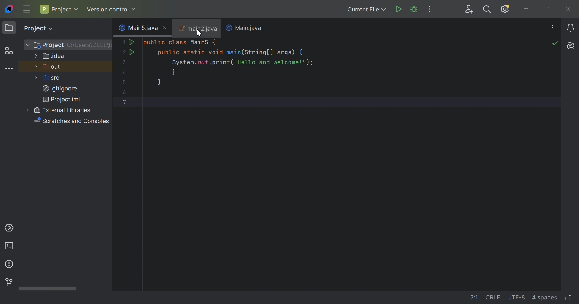 The width and height of the screenshot is (579, 304). Describe the element at coordinates (9, 282) in the screenshot. I see `Version control` at that location.